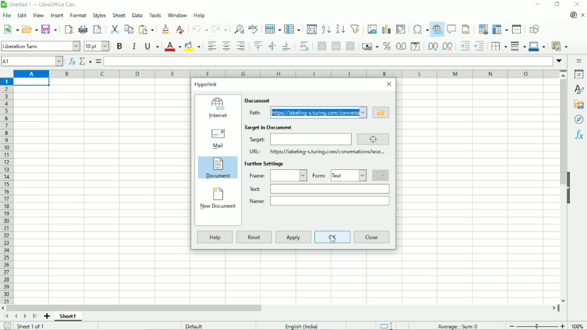 The width and height of the screenshot is (587, 330). What do you see at coordinates (147, 30) in the screenshot?
I see `Paste` at bounding box center [147, 30].